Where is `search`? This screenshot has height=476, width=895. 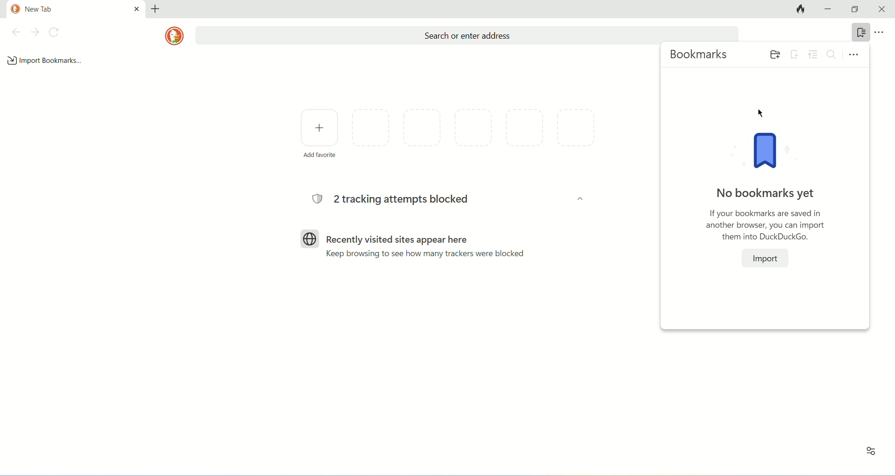 search is located at coordinates (833, 54).